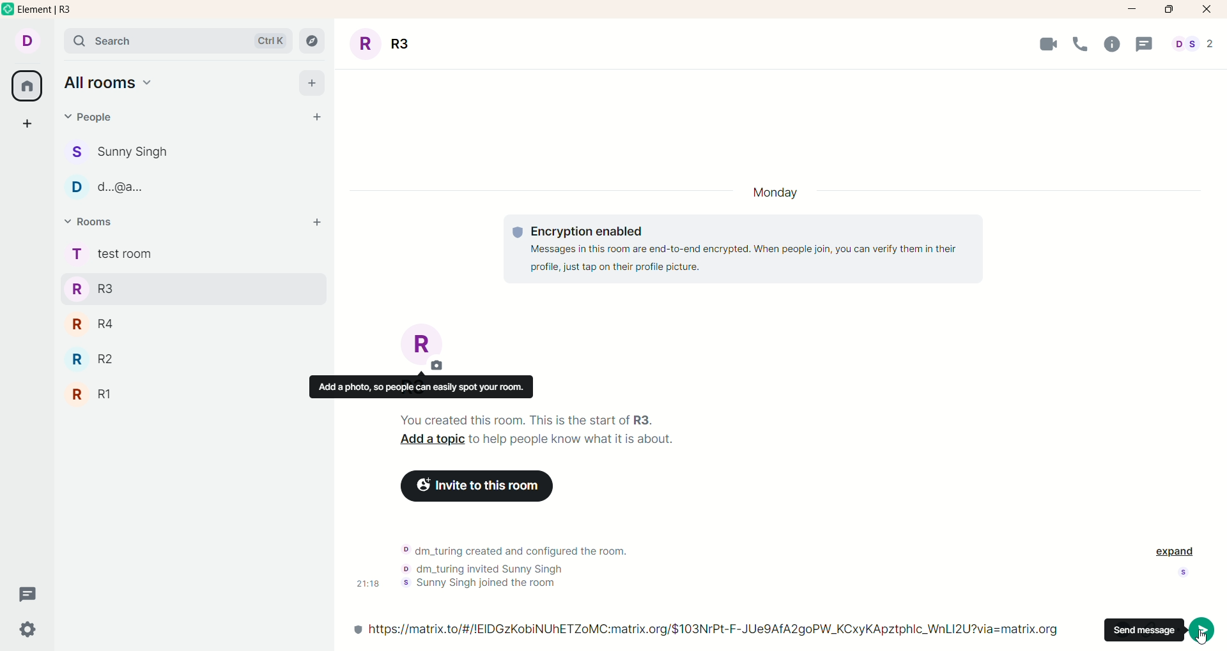 Image resolution: width=1227 pixels, height=651 pixels. Describe the element at coordinates (1195, 43) in the screenshot. I see `people` at that location.